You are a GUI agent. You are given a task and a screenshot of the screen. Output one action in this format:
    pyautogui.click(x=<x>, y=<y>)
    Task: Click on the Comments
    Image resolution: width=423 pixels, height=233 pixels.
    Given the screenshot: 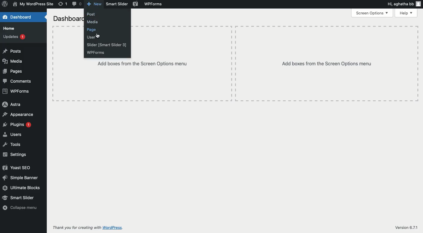 What is the action you would take?
    pyautogui.click(x=17, y=81)
    